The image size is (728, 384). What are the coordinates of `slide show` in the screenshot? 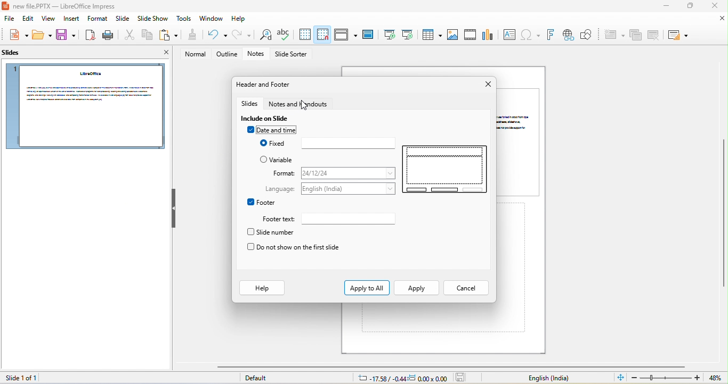 It's located at (153, 20).